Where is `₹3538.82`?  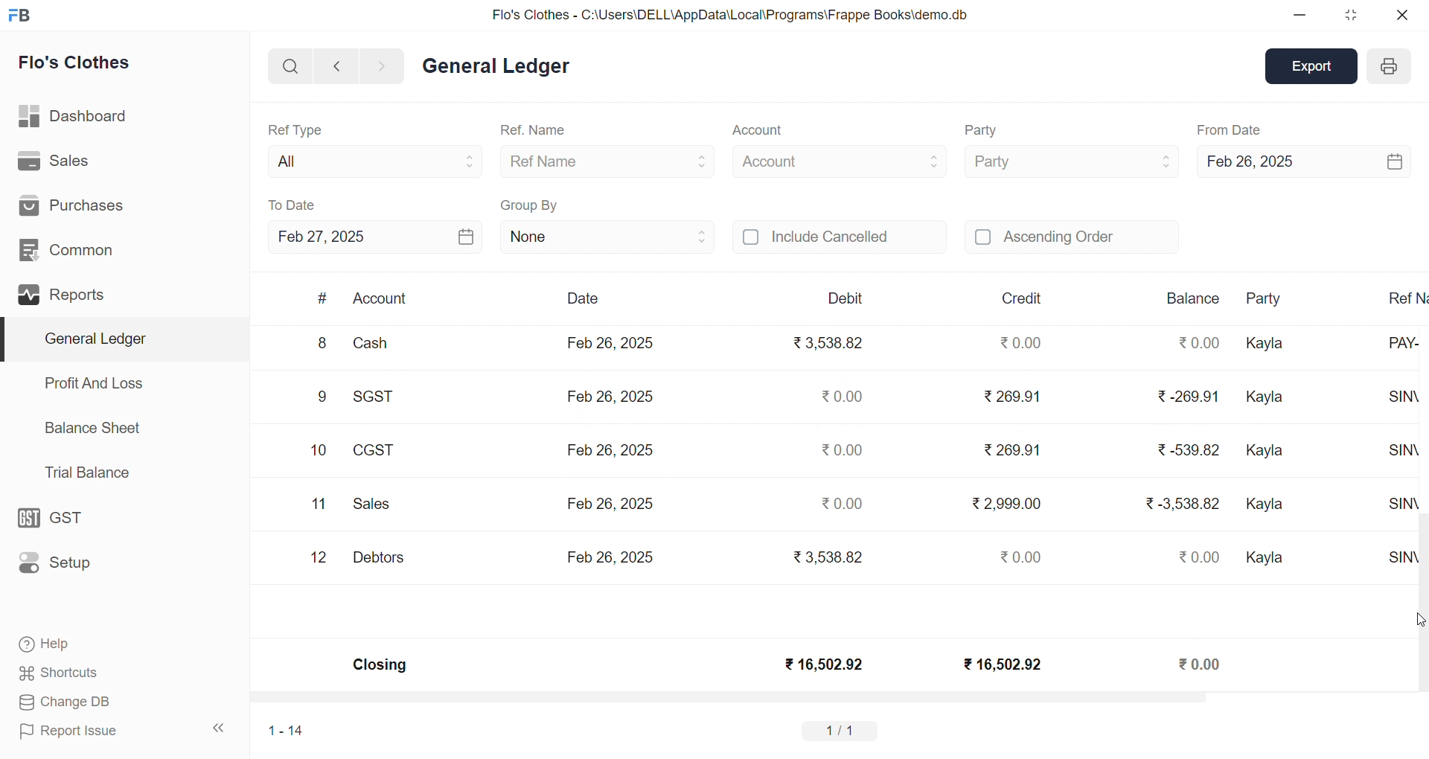
₹3538.82 is located at coordinates (825, 555).